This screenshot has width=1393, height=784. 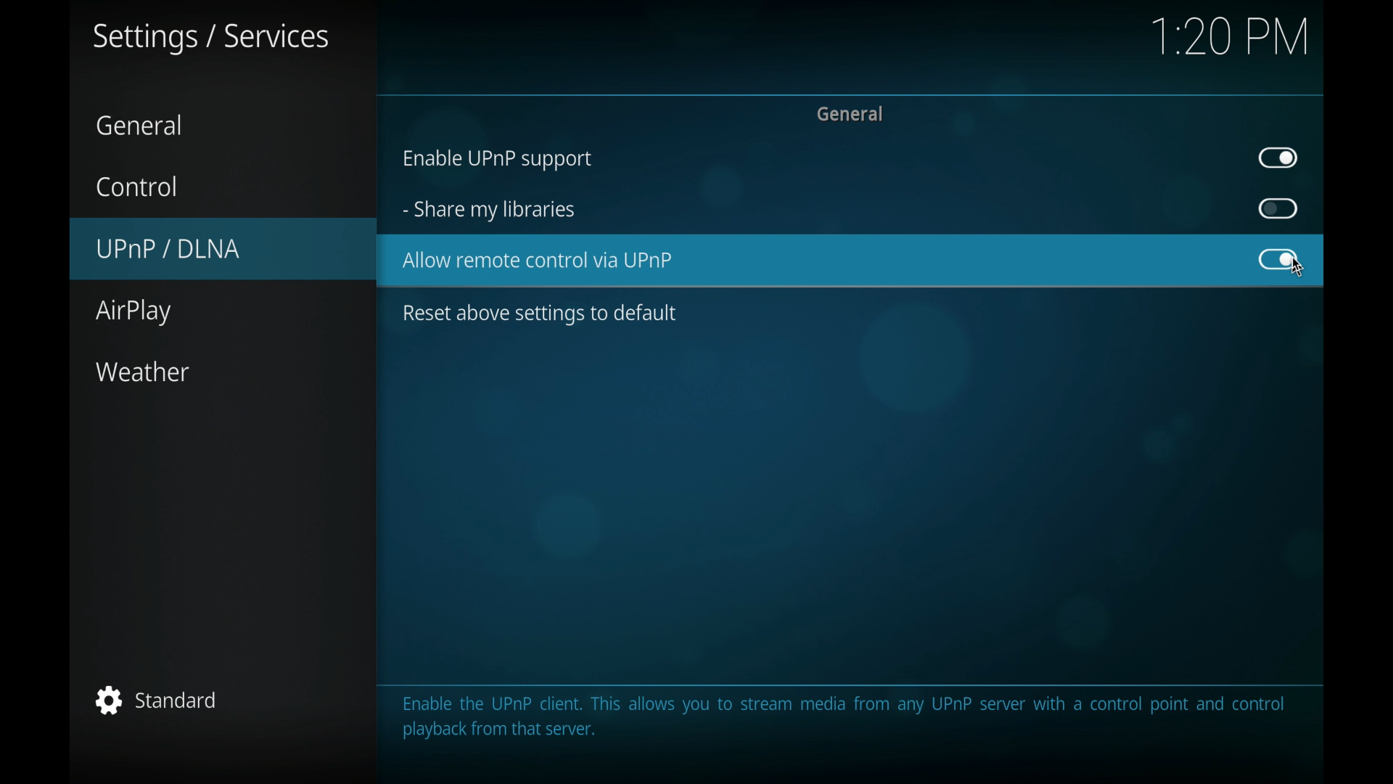 I want to click on weather, so click(x=142, y=372).